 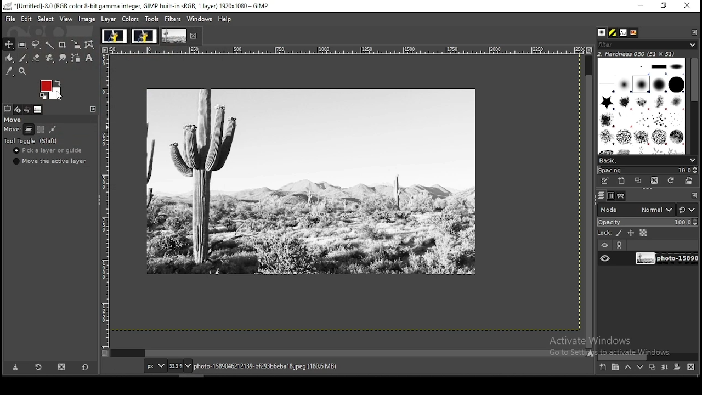 What do you see at coordinates (46, 19) in the screenshot?
I see `select` at bounding box center [46, 19].